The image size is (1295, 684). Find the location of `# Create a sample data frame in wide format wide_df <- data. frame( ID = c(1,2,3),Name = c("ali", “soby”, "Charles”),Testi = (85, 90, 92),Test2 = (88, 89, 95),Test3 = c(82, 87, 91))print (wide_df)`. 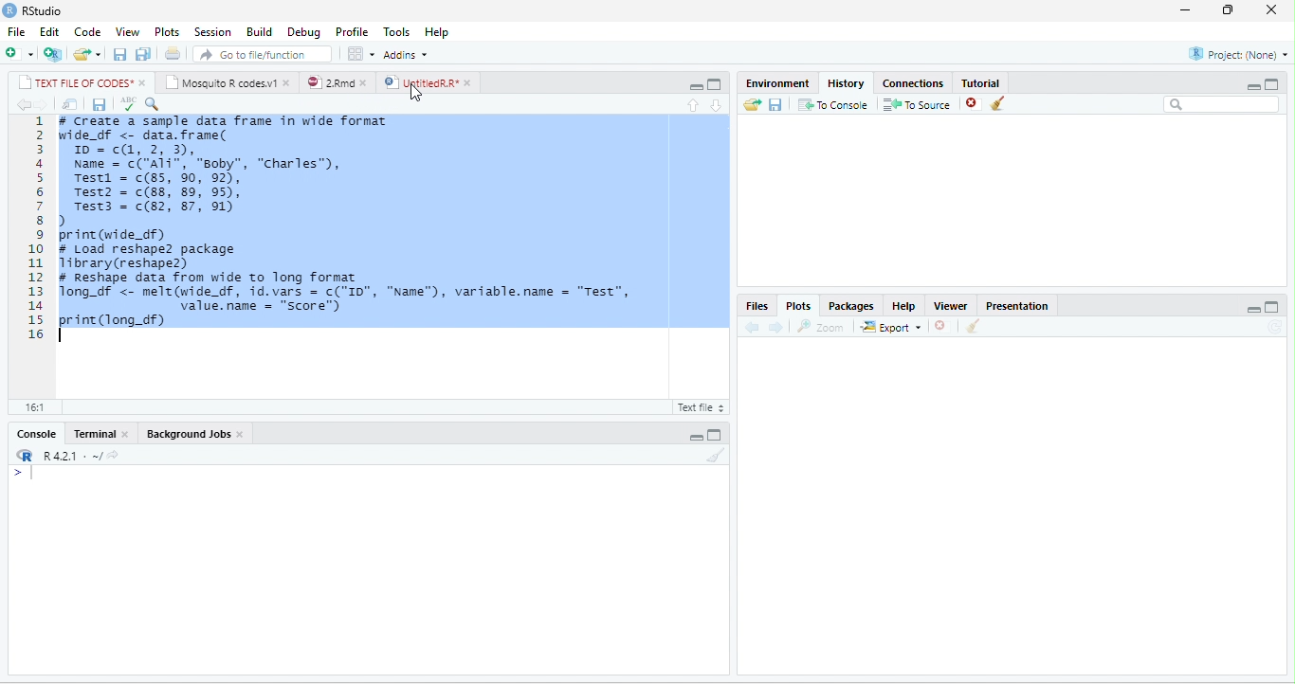

# Create a sample data frame in wide format wide_df <- data. frame( ID = c(1,2,3),Name = c("ali", “soby”, "Charles”),Testi = (85, 90, 92),Test2 = (88, 89, 95),Test3 = c(82, 87, 91))print (wide_df) is located at coordinates (223, 178).